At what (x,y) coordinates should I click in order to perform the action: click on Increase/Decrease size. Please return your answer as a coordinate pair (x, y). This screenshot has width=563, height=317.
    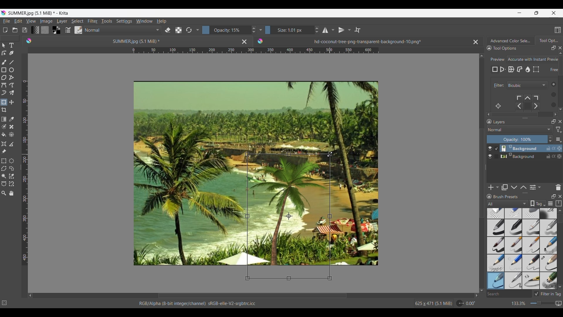
    Looking at the image, I should click on (292, 30).